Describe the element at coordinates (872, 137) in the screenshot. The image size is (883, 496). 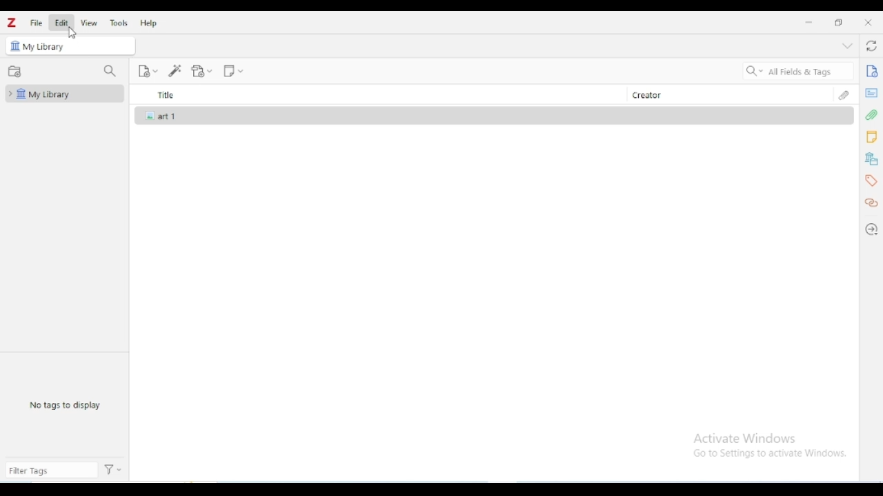
I see `notes` at that location.